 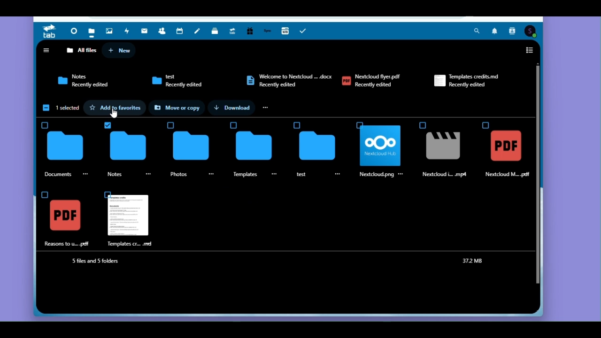 I want to click on Notes, so click(x=83, y=76).